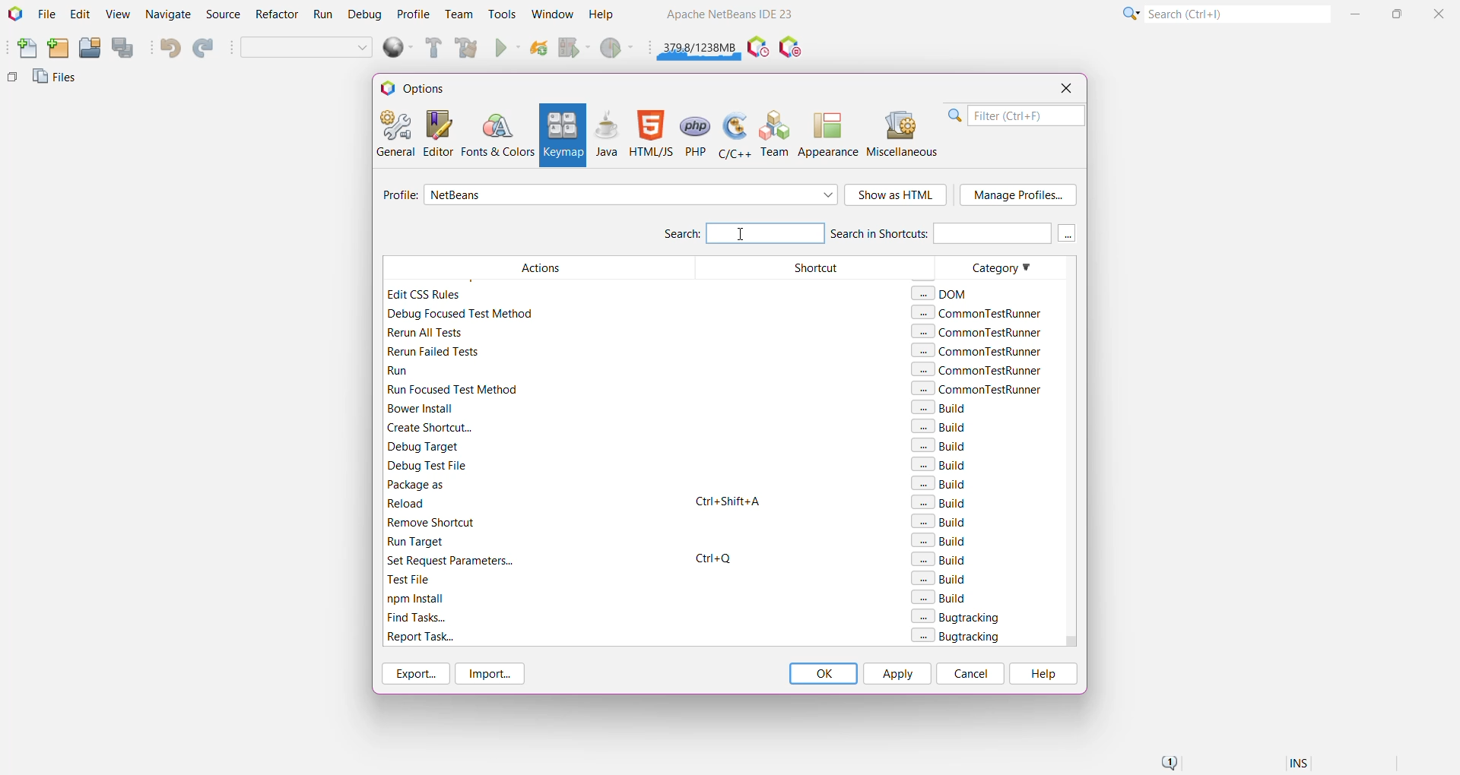 The width and height of the screenshot is (1460, 775). I want to click on Search, so click(681, 236).